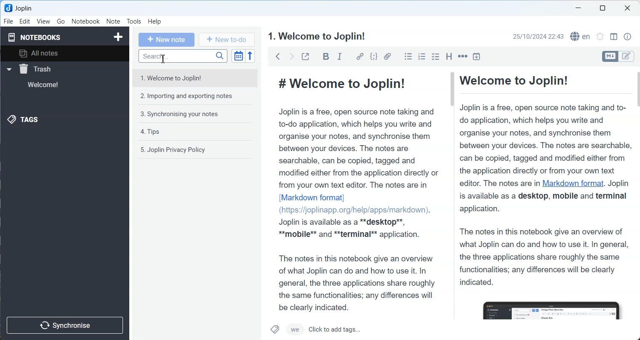 The image size is (640, 340). Describe the element at coordinates (86, 21) in the screenshot. I see `Notebook` at that location.